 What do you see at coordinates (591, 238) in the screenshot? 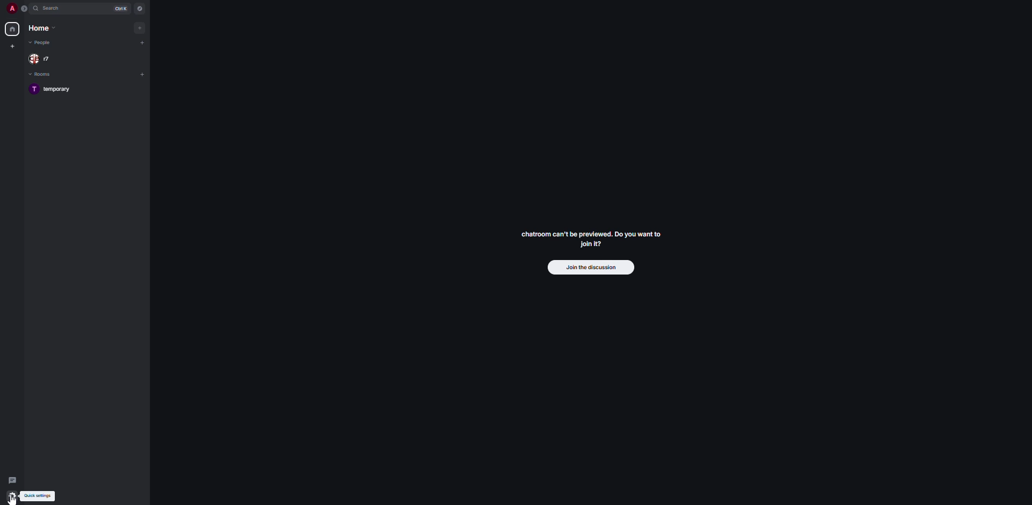
I see `chatroom can't be previewed. Do you want to join it?` at bounding box center [591, 238].